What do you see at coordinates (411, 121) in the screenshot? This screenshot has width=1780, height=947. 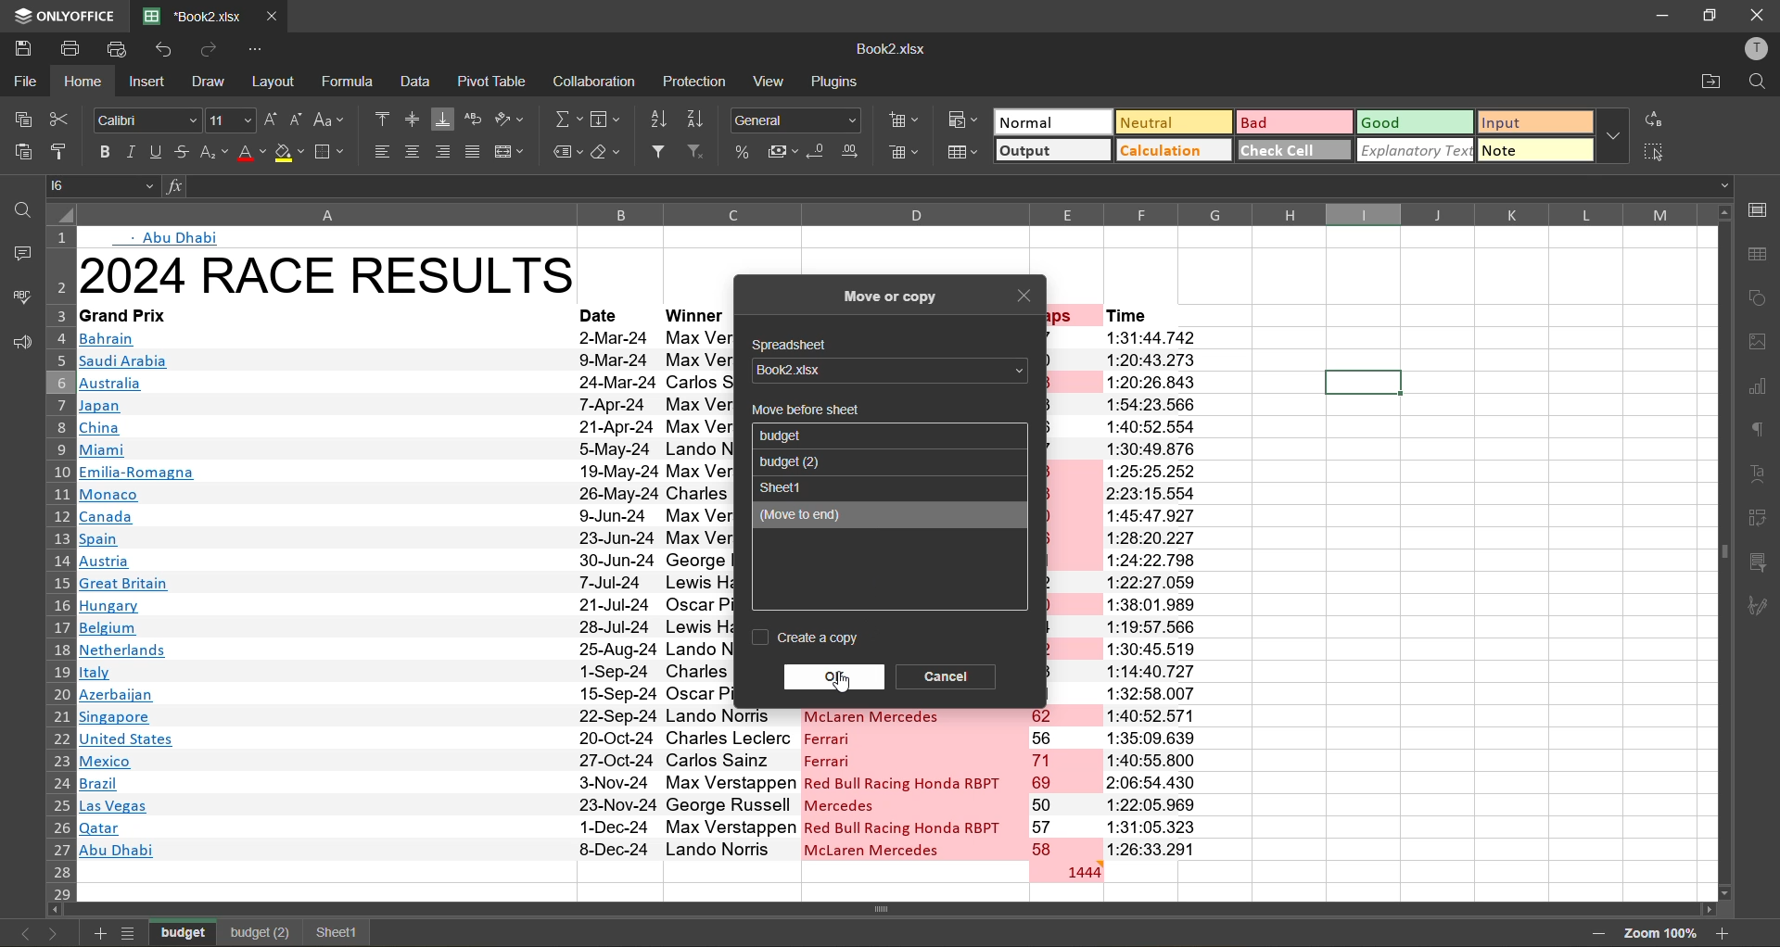 I see `align middle` at bounding box center [411, 121].